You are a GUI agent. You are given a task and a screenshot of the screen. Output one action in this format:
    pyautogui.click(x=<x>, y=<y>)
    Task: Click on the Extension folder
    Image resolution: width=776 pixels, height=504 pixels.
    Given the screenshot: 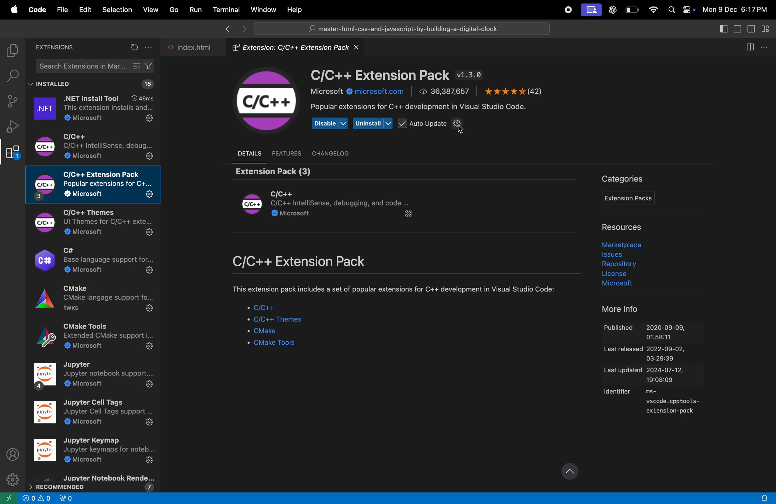 What is the action you would take?
    pyautogui.click(x=294, y=49)
    